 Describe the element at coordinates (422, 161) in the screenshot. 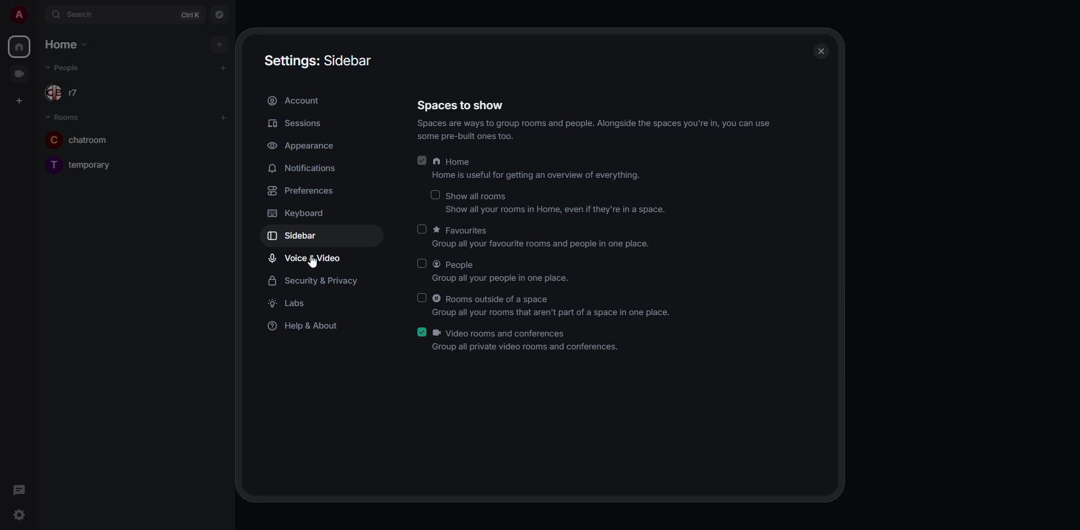

I see `enabled` at that location.